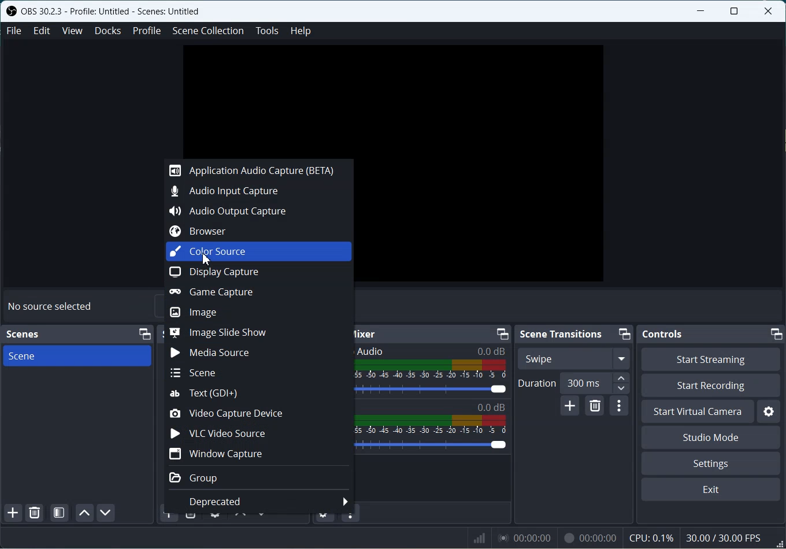  What do you see at coordinates (588, 537) in the screenshot?
I see `00:00:00` at bounding box center [588, 537].